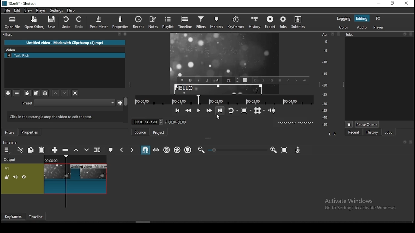  What do you see at coordinates (178, 122) in the screenshot?
I see `total time` at bounding box center [178, 122].